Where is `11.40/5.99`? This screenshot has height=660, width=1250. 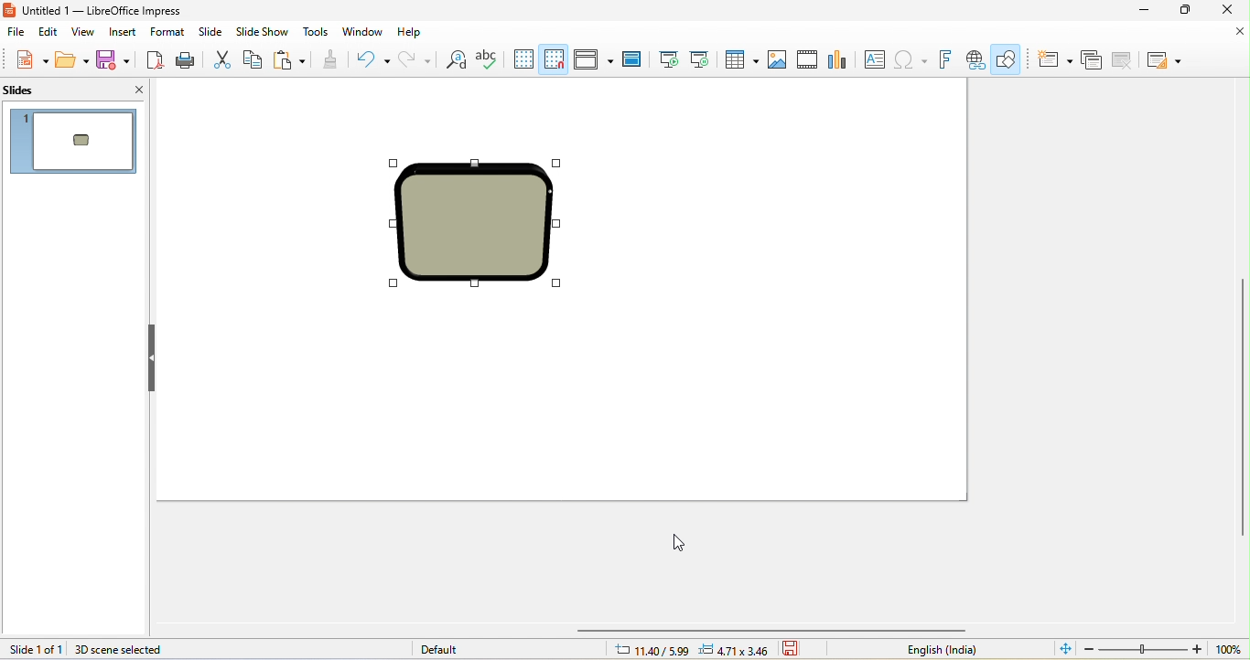 11.40/5.99 is located at coordinates (651, 649).